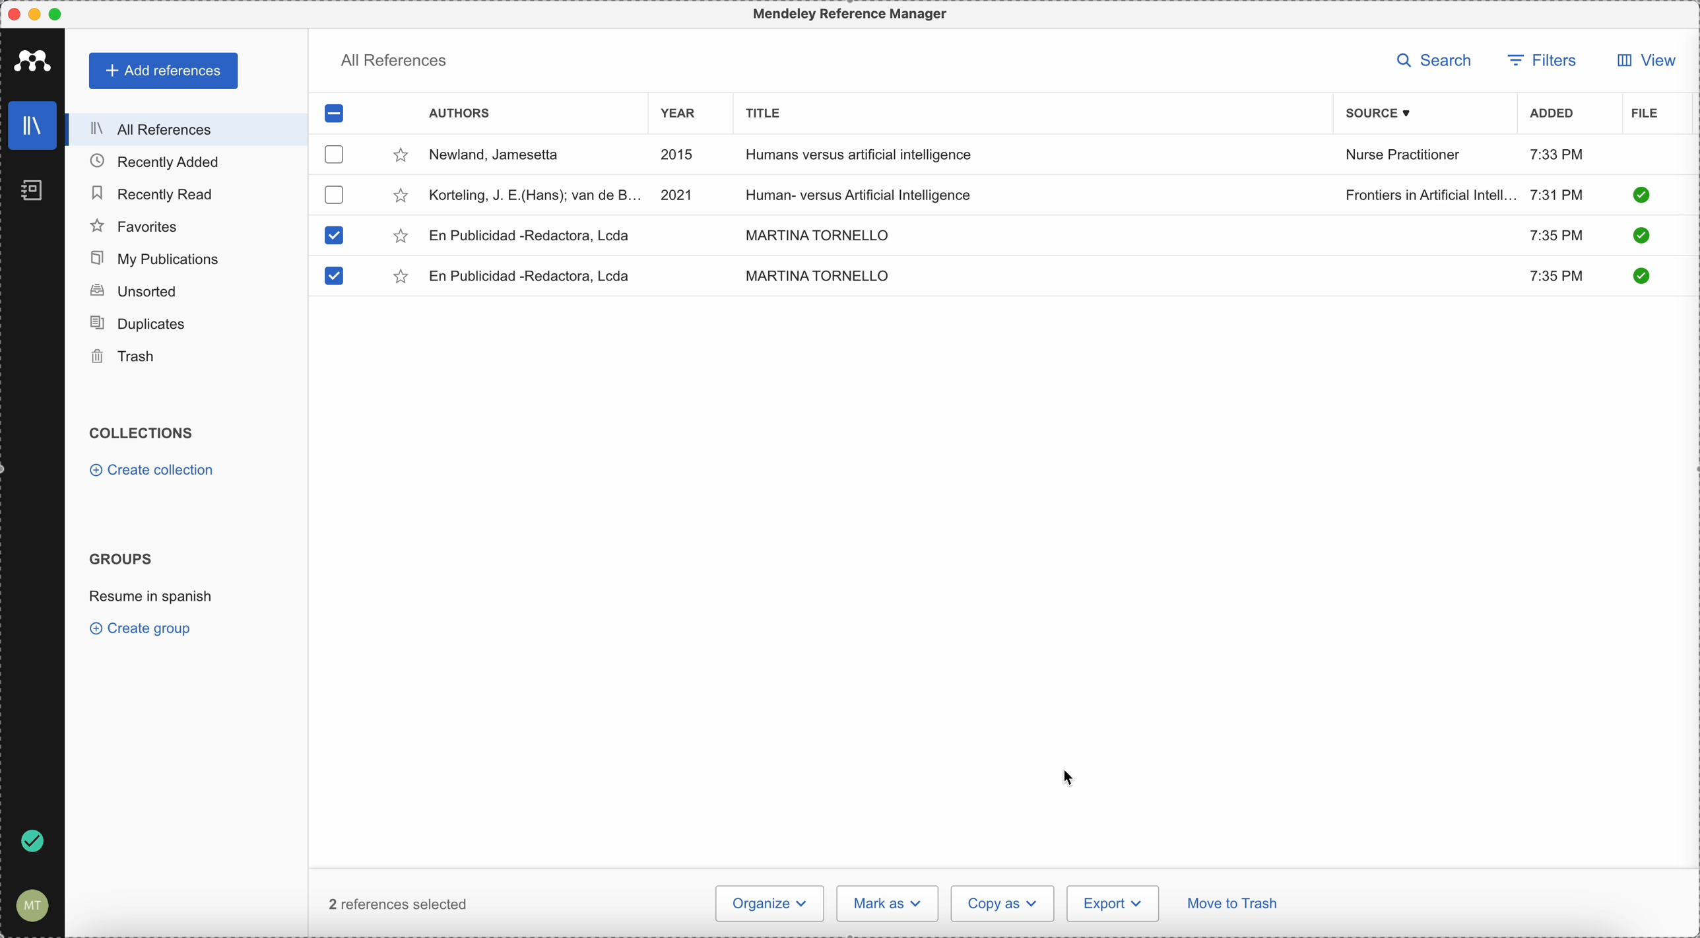 This screenshot has width=1700, height=938. What do you see at coordinates (888, 903) in the screenshot?
I see `mark as` at bounding box center [888, 903].